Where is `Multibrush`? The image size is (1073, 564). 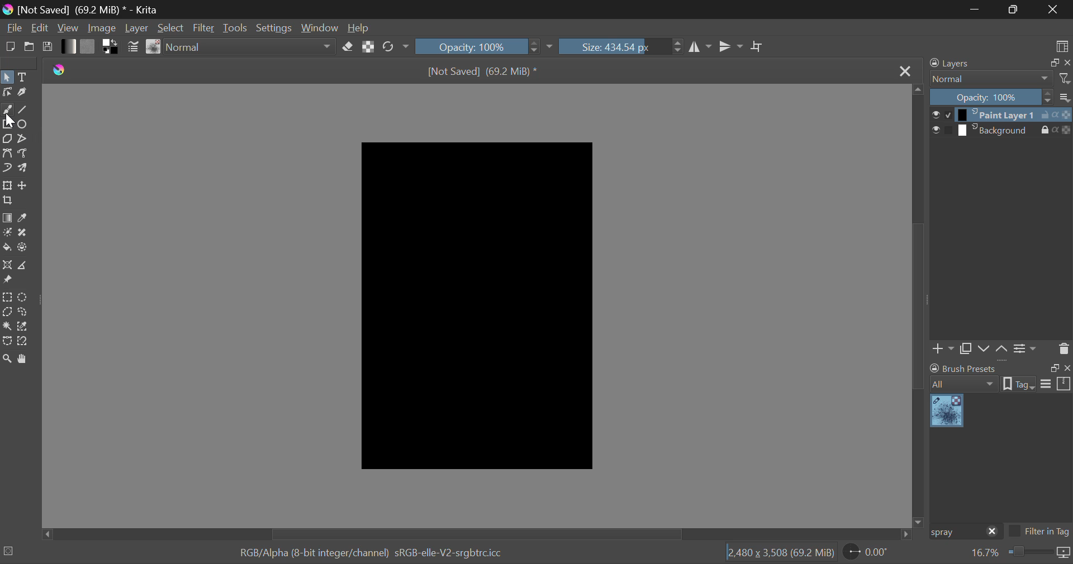
Multibrush is located at coordinates (23, 167).